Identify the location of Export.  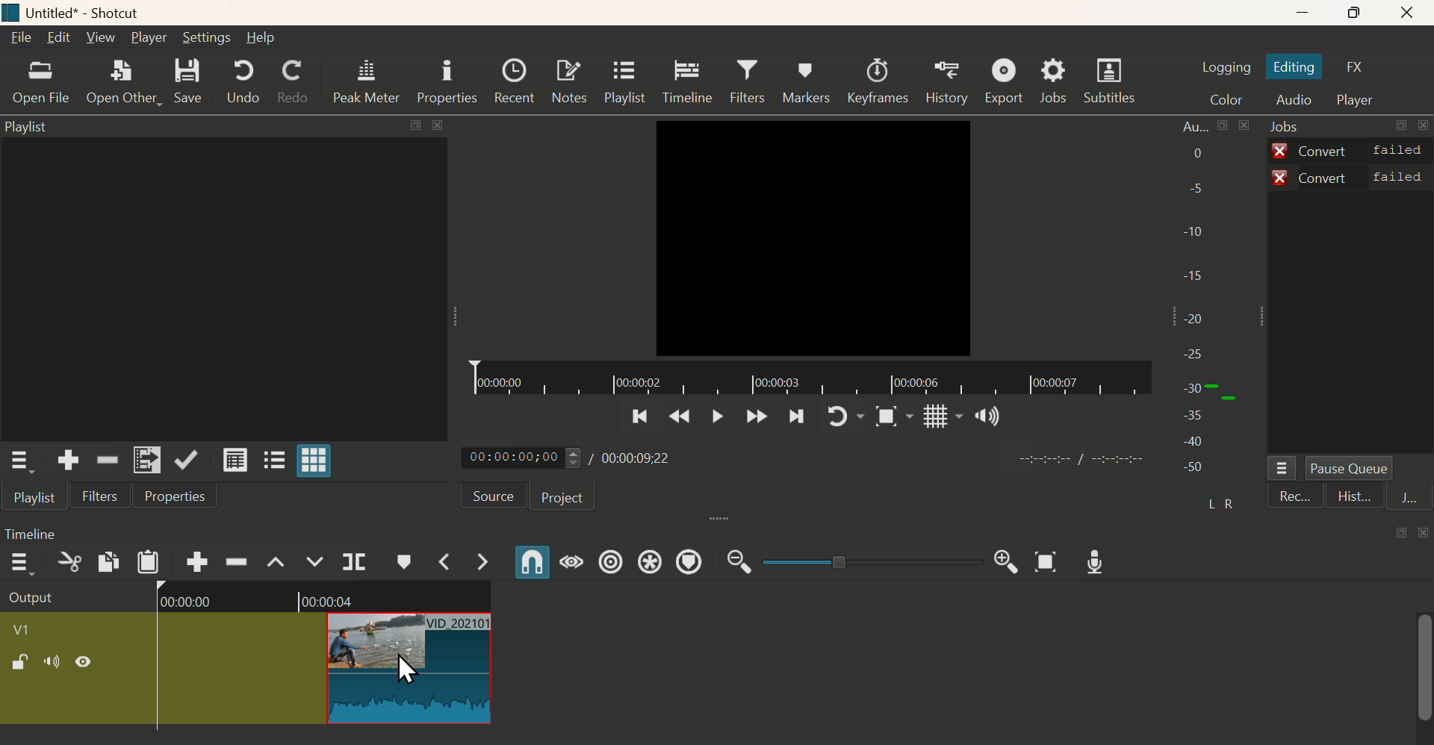
(1006, 83).